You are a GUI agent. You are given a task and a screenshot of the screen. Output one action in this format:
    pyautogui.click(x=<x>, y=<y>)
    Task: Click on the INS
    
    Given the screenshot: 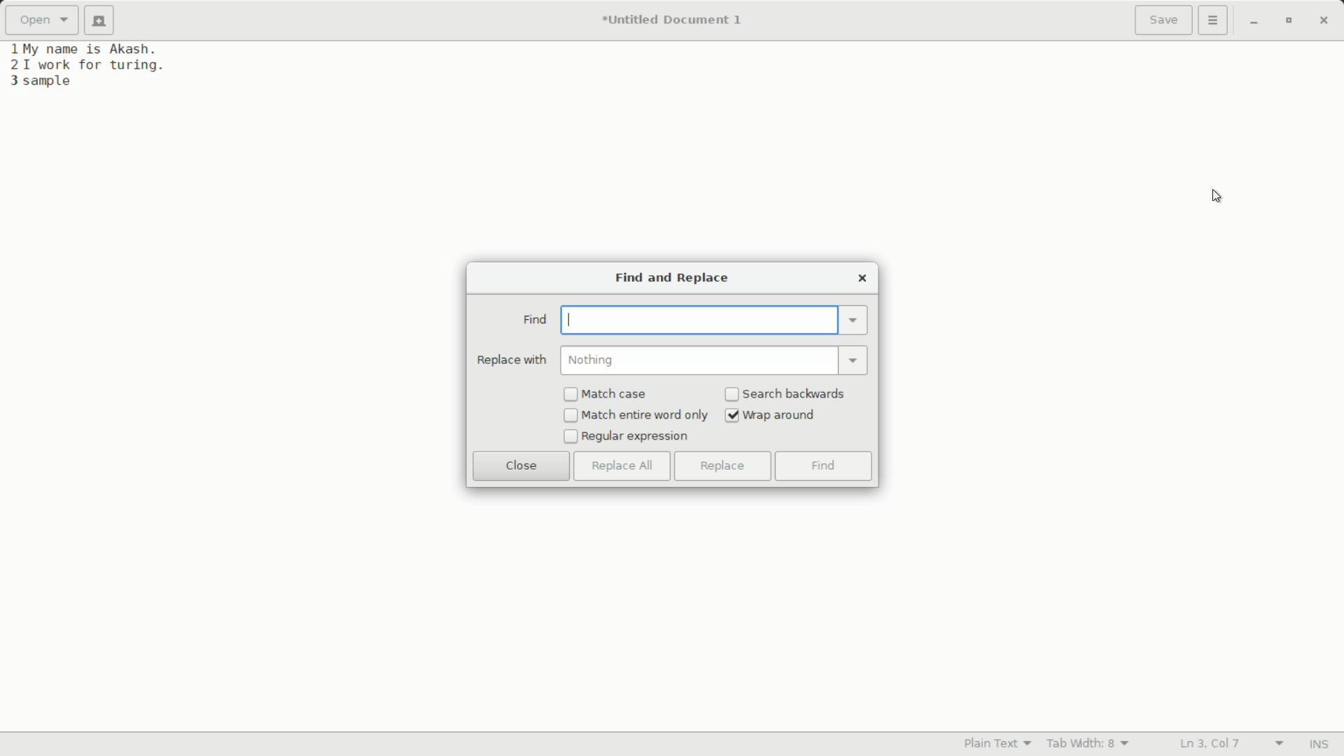 What is the action you would take?
    pyautogui.click(x=1318, y=745)
    